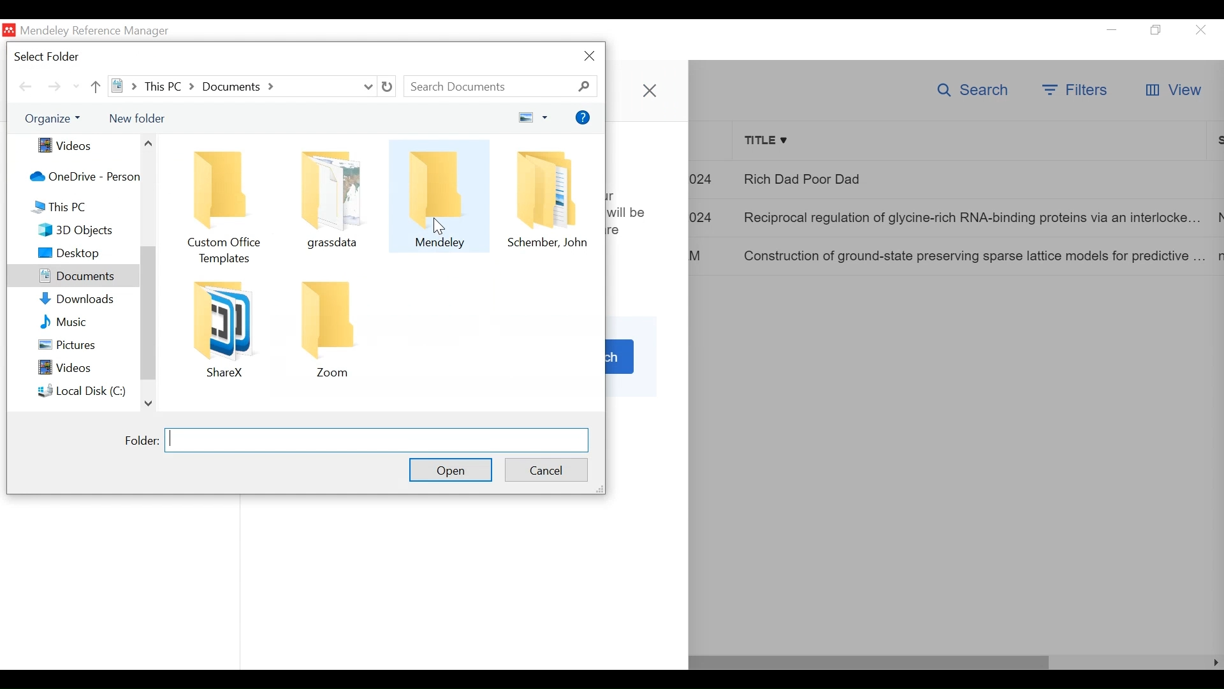 The height and width of the screenshot is (689, 1224). Describe the element at coordinates (83, 391) in the screenshot. I see `Local Disk (C:)` at that location.